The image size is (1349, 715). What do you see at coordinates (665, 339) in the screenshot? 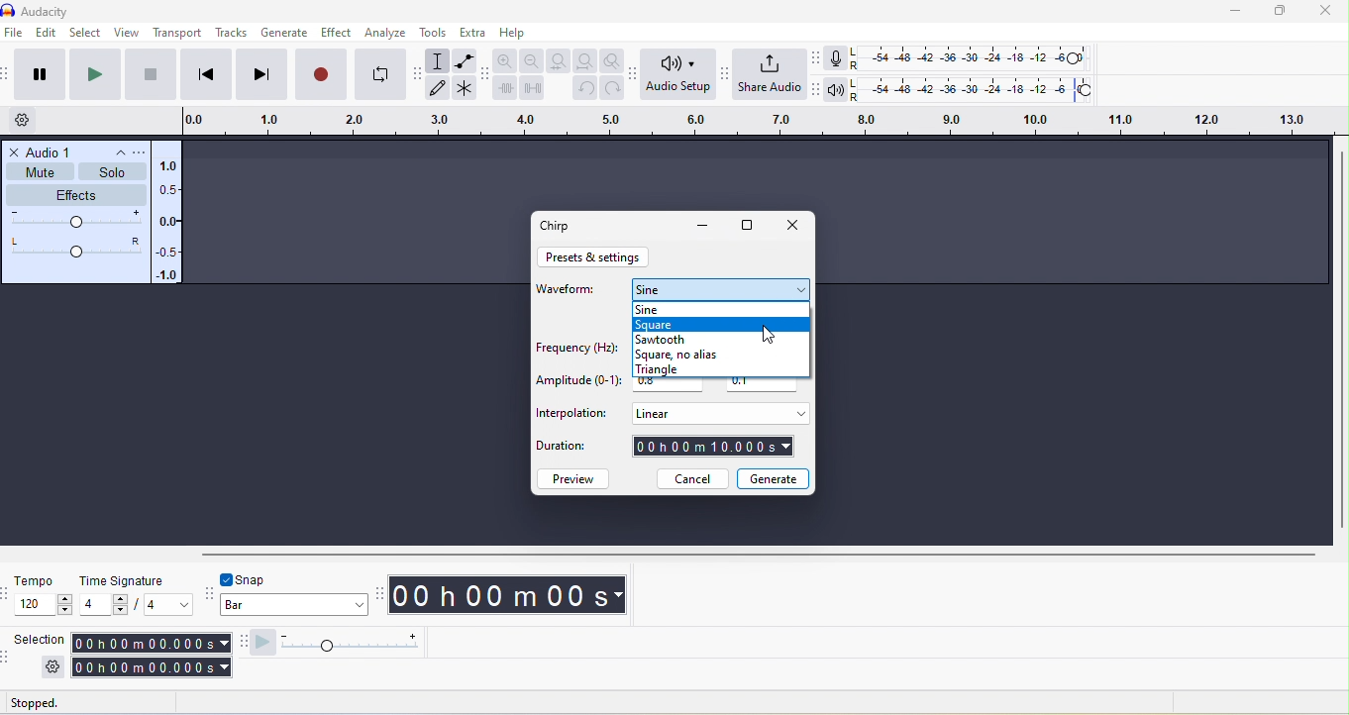
I see `sawtooth` at bounding box center [665, 339].